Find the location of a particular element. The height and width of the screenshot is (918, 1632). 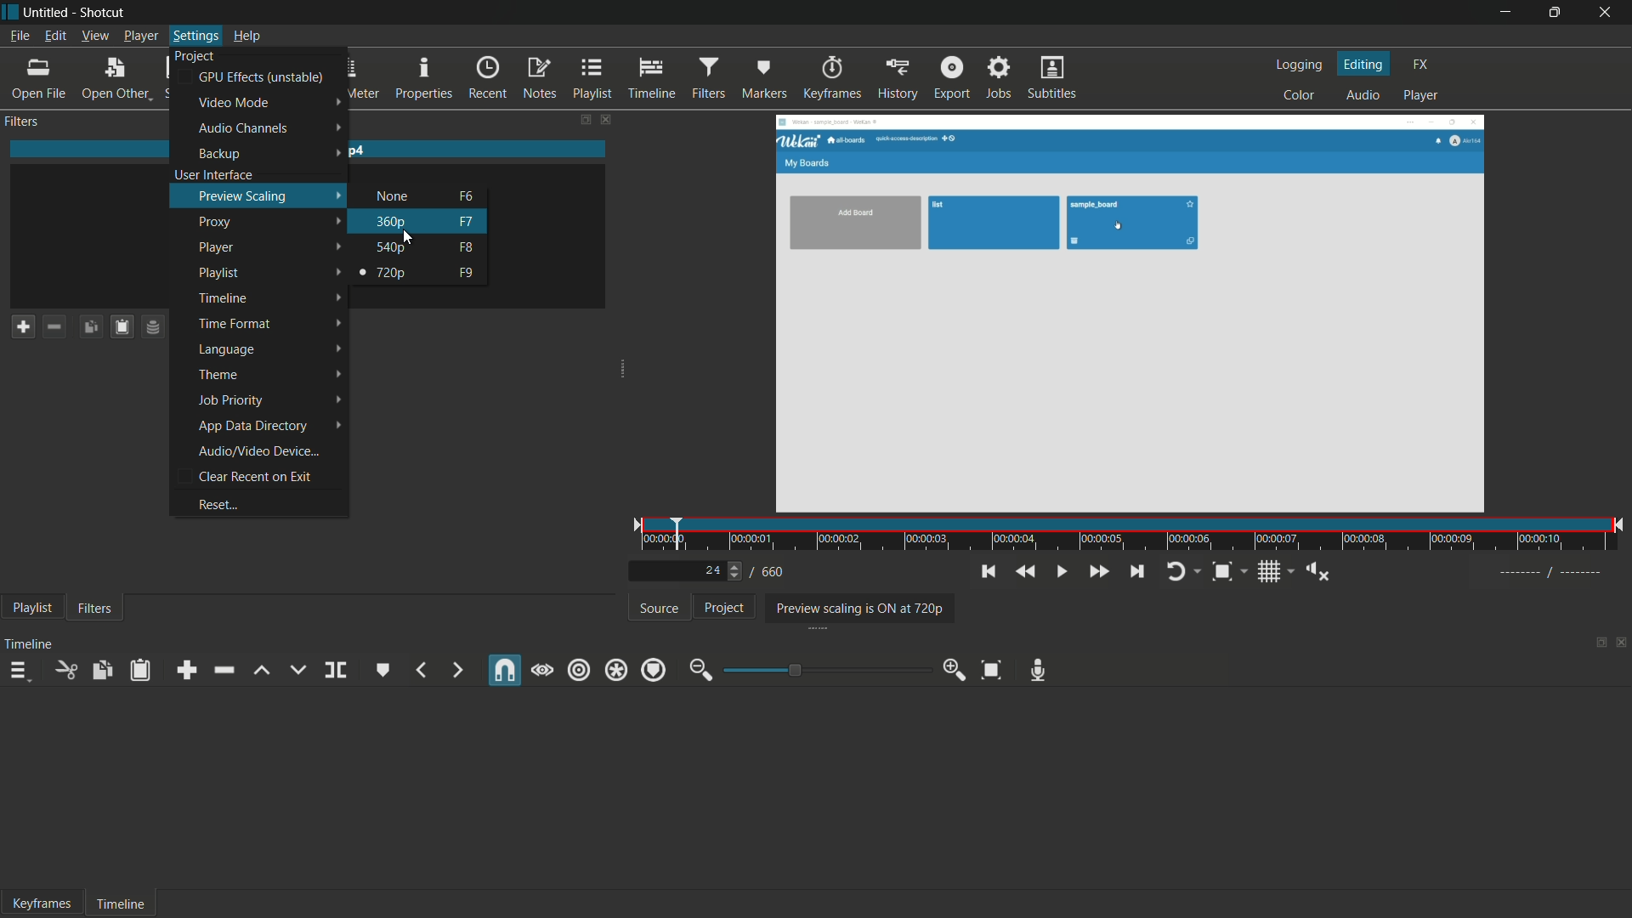

video mode is located at coordinates (233, 102).